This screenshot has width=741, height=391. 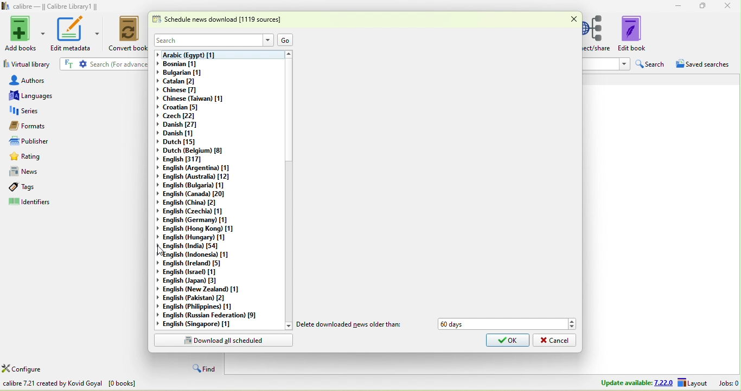 I want to click on virtual library, so click(x=28, y=63).